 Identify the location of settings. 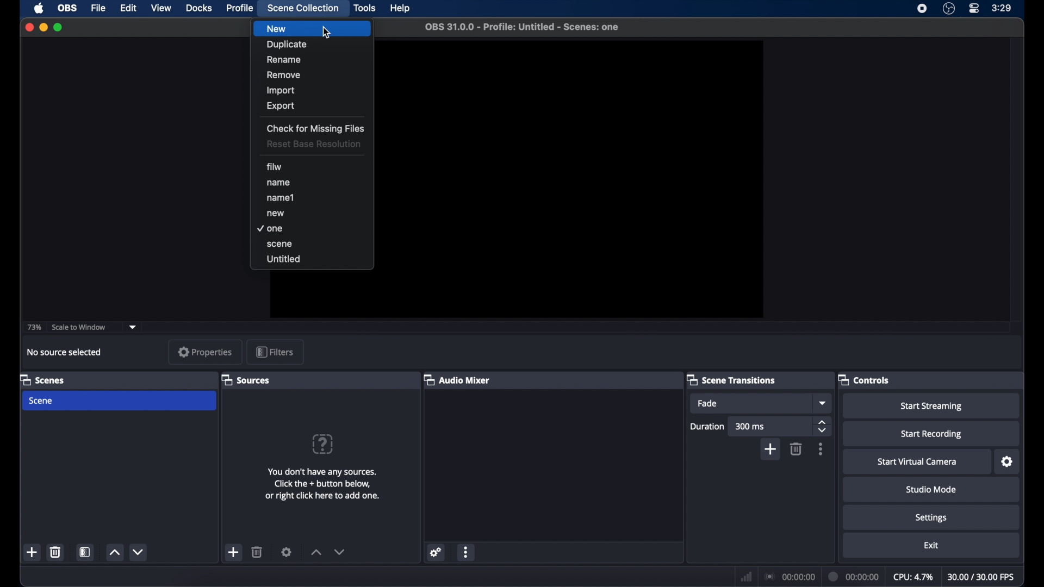
(434, 552).